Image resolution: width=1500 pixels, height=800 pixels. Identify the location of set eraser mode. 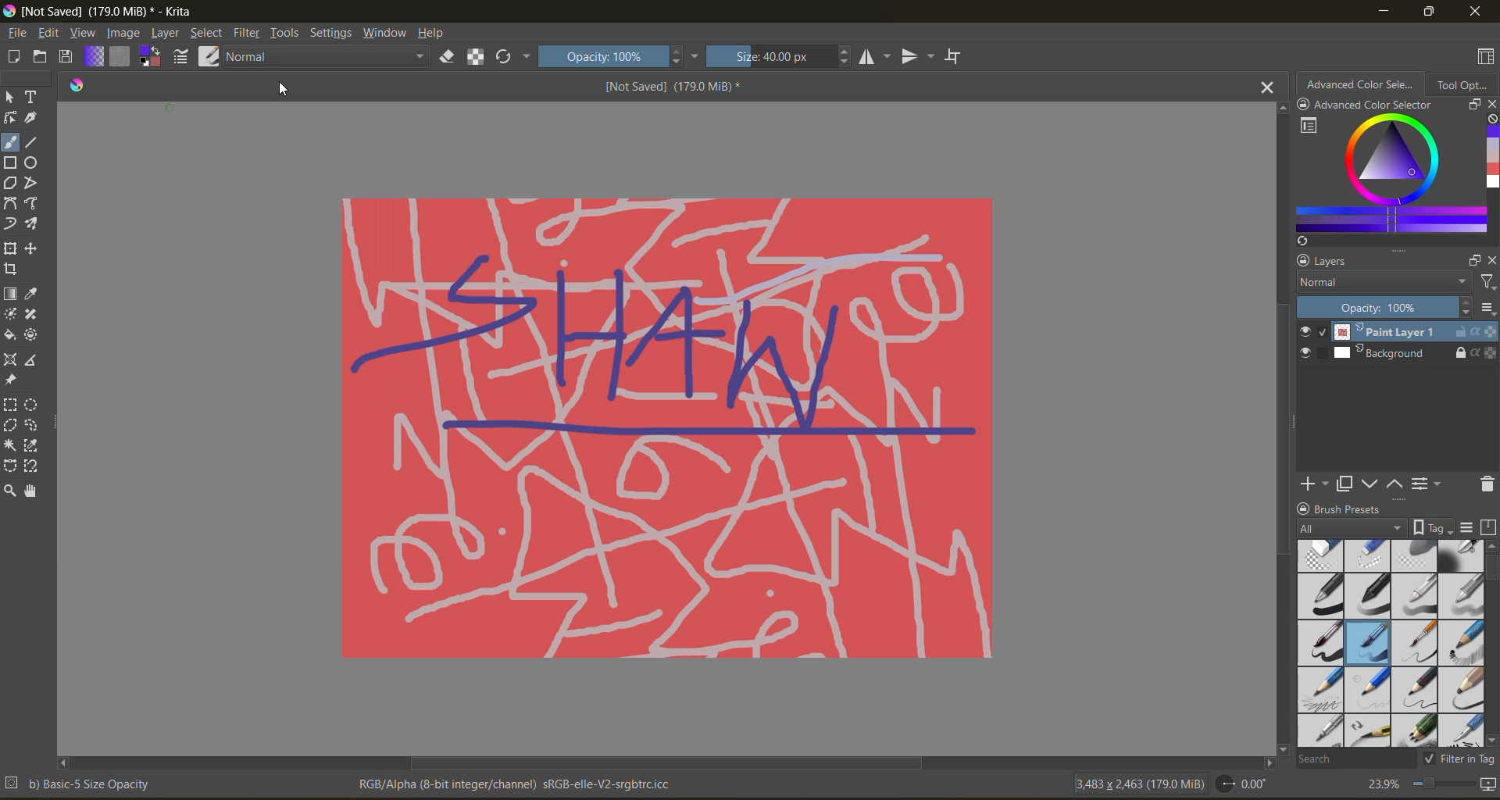
(448, 55).